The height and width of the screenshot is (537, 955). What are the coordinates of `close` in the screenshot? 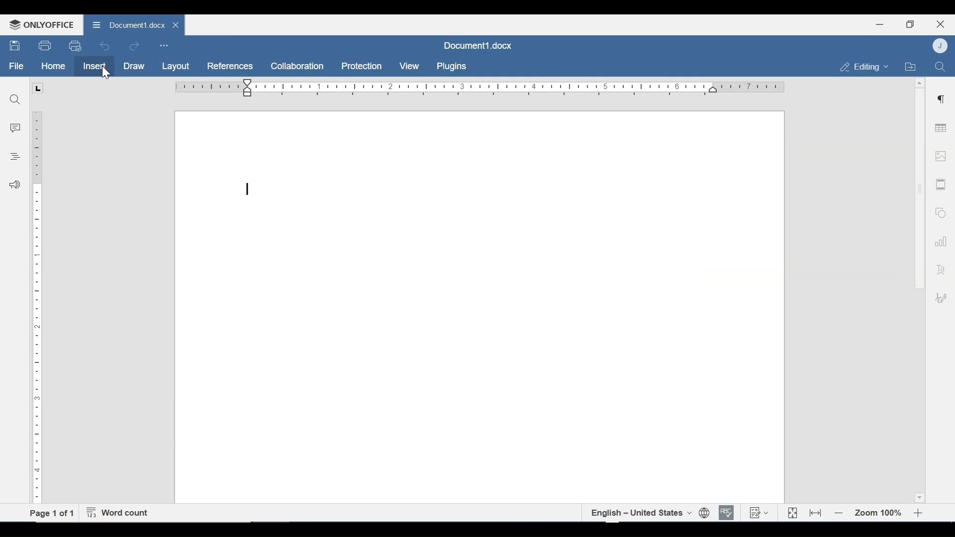 It's located at (177, 24).